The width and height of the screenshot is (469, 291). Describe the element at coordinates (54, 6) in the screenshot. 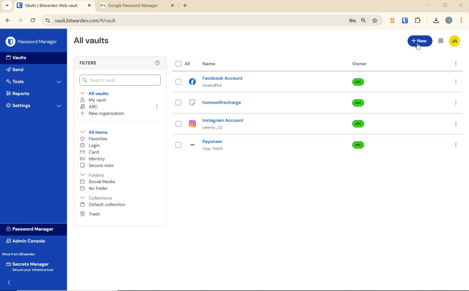

I see `open tab` at that location.